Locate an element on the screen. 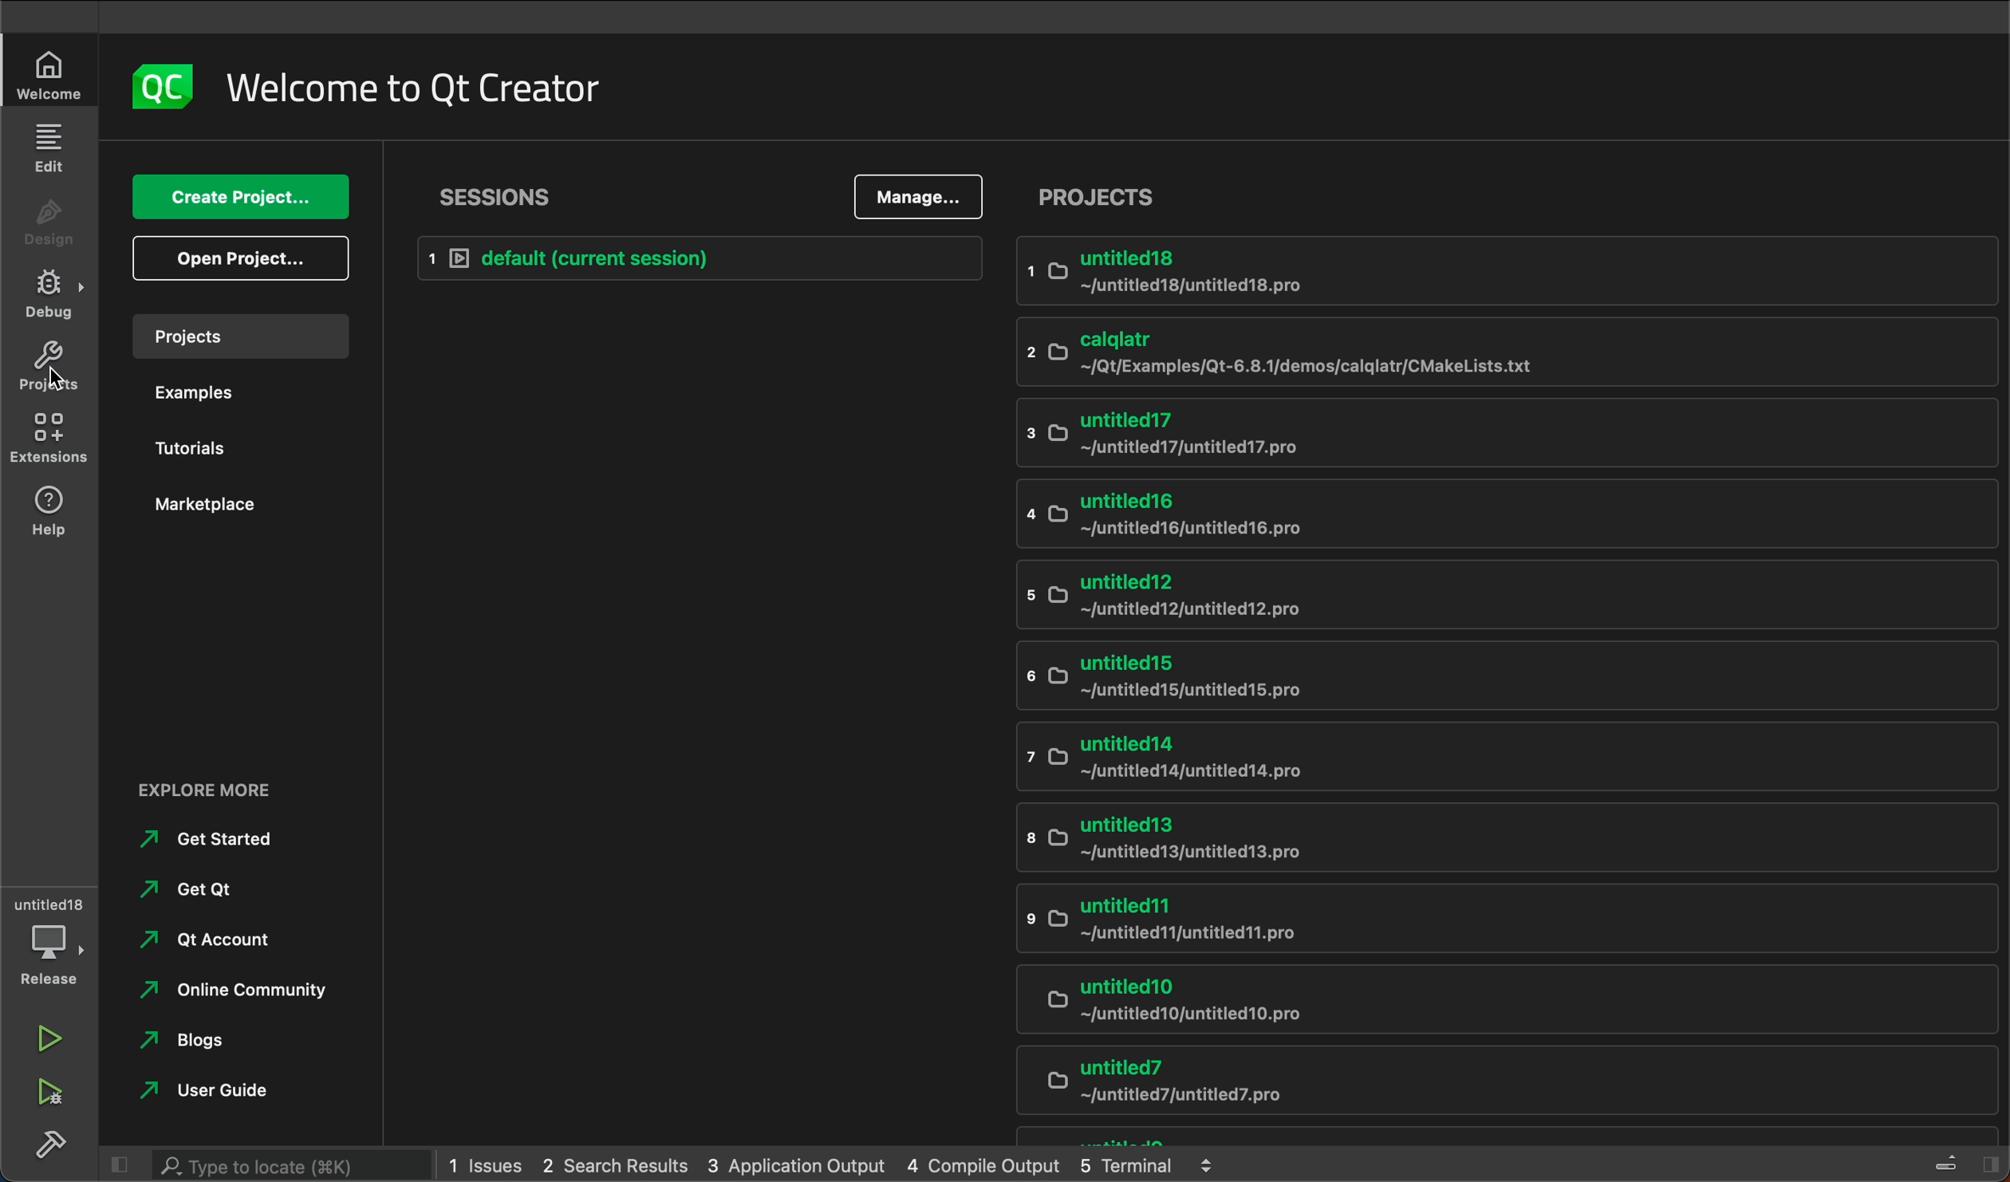 The image size is (2010, 1182). close sidebar is located at coordinates (1951, 1160).